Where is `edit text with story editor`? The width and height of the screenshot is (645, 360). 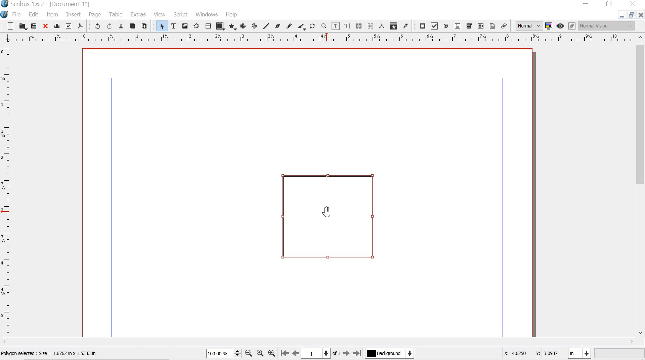 edit text with story editor is located at coordinates (348, 26).